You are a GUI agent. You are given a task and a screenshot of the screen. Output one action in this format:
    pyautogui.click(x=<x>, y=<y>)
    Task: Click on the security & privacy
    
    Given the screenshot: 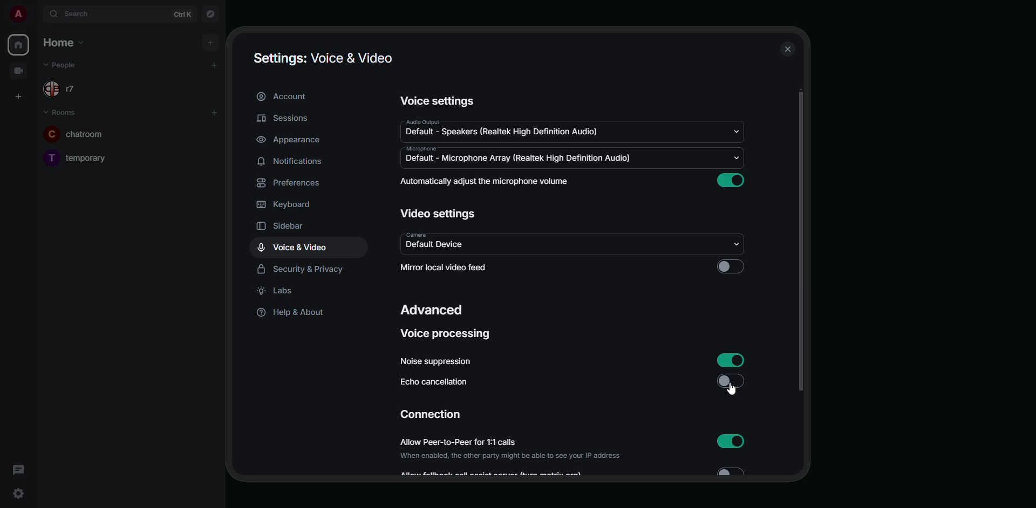 What is the action you would take?
    pyautogui.click(x=303, y=270)
    